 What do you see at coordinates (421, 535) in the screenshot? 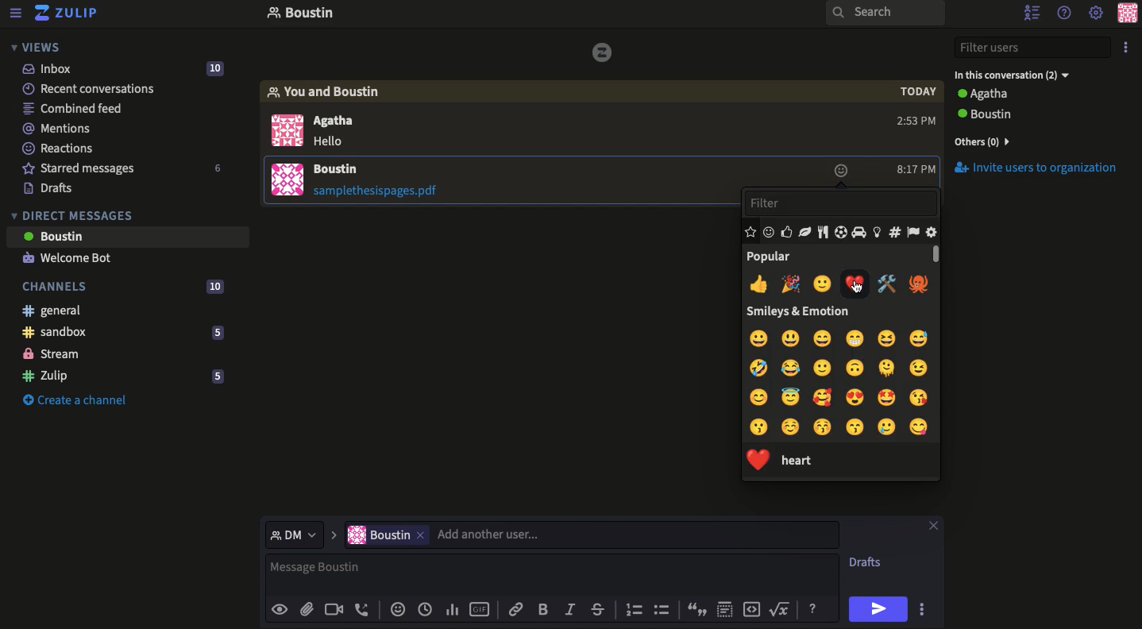
I see `remove` at bounding box center [421, 535].